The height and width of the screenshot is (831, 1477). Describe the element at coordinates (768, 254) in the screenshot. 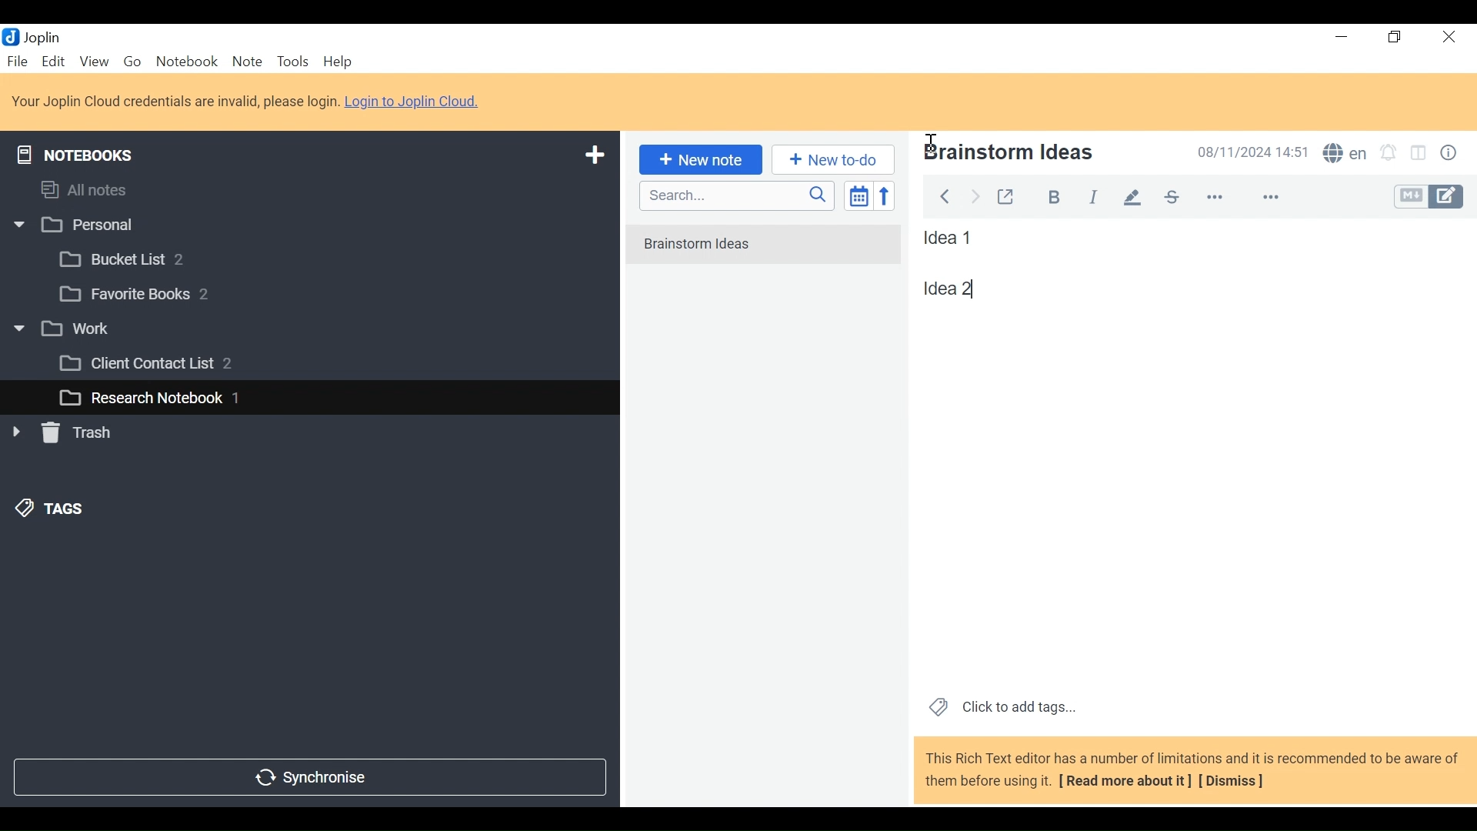

I see `No notes in here. Create one by clicking
on "New note".` at that location.